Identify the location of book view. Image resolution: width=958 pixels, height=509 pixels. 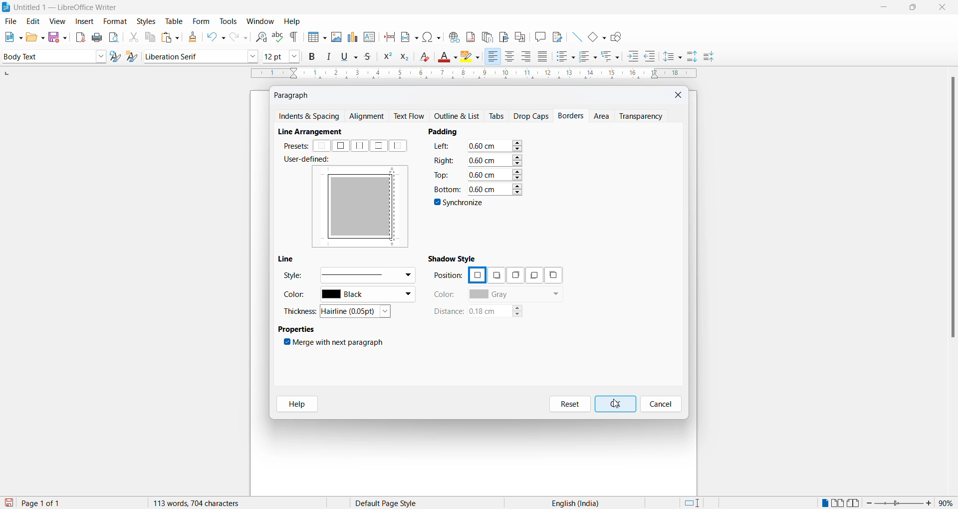
(856, 503).